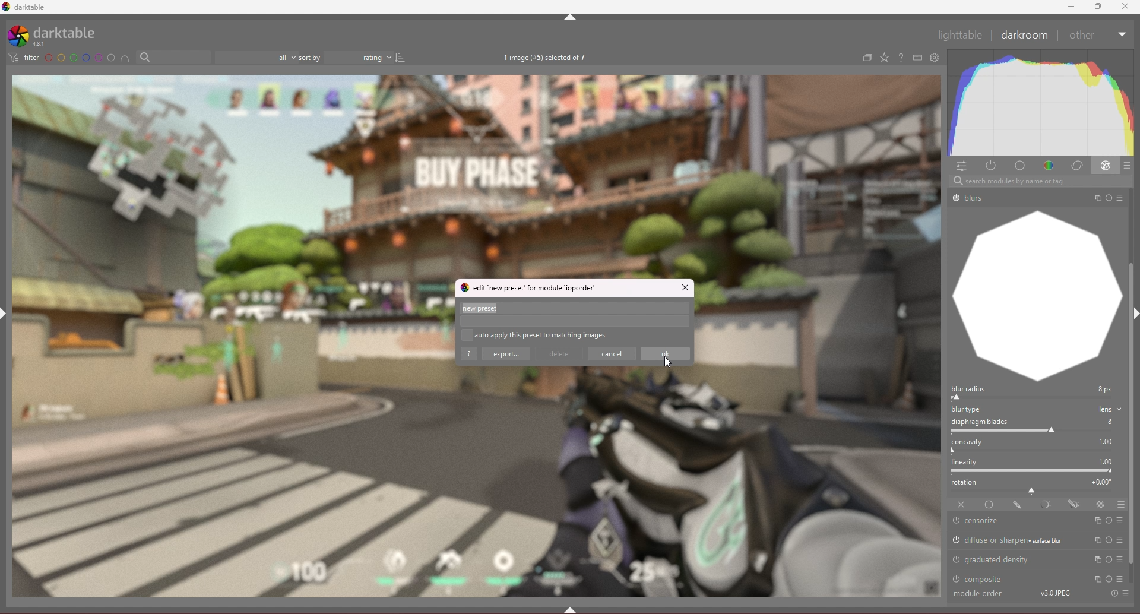 This screenshot has width=1140, height=614. What do you see at coordinates (1126, 594) in the screenshot?
I see `` at bounding box center [1126, 594].